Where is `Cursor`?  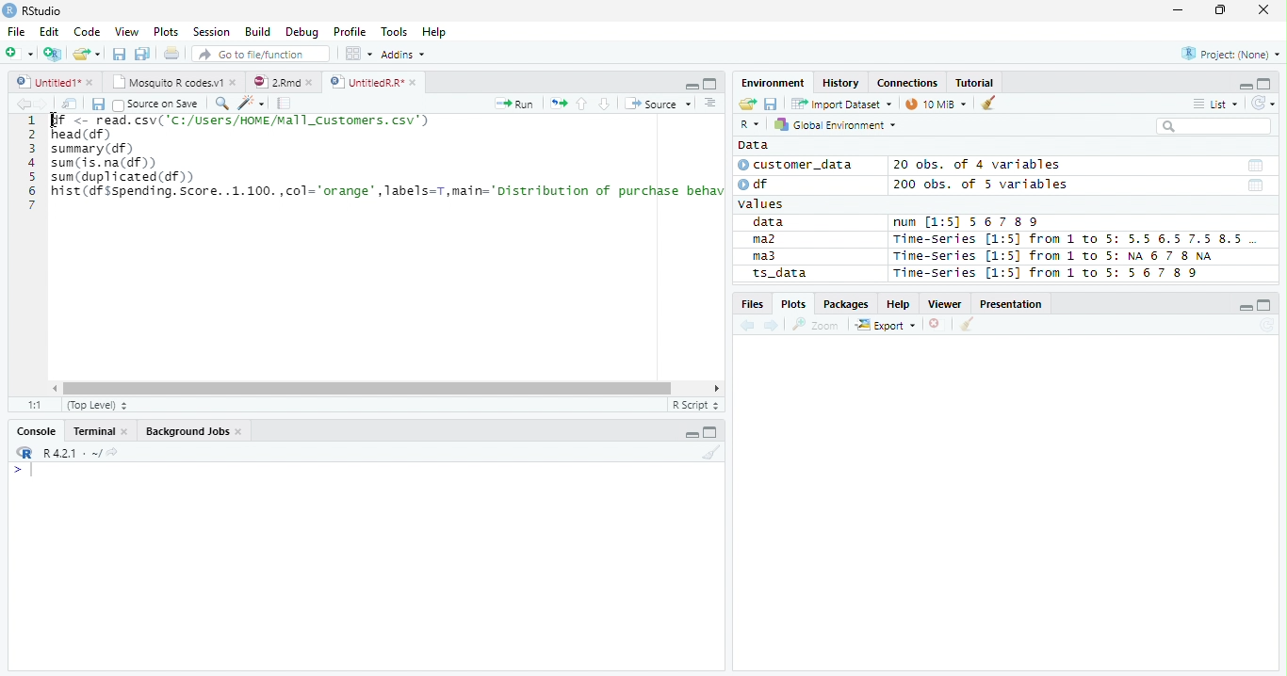 Cursor is located at coordinates (54, 121).